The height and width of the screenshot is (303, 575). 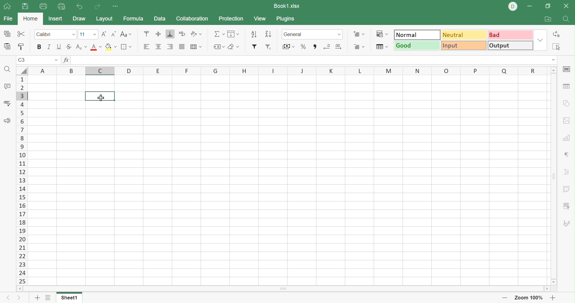 I want to click on Font color, so click(x=97, y=47).